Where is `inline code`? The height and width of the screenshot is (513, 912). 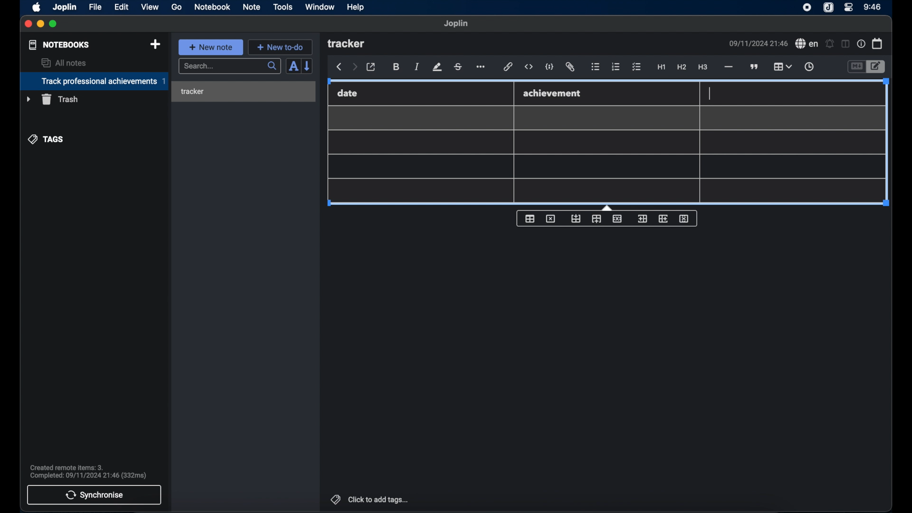
inline code is located at coordinates (529, 67).